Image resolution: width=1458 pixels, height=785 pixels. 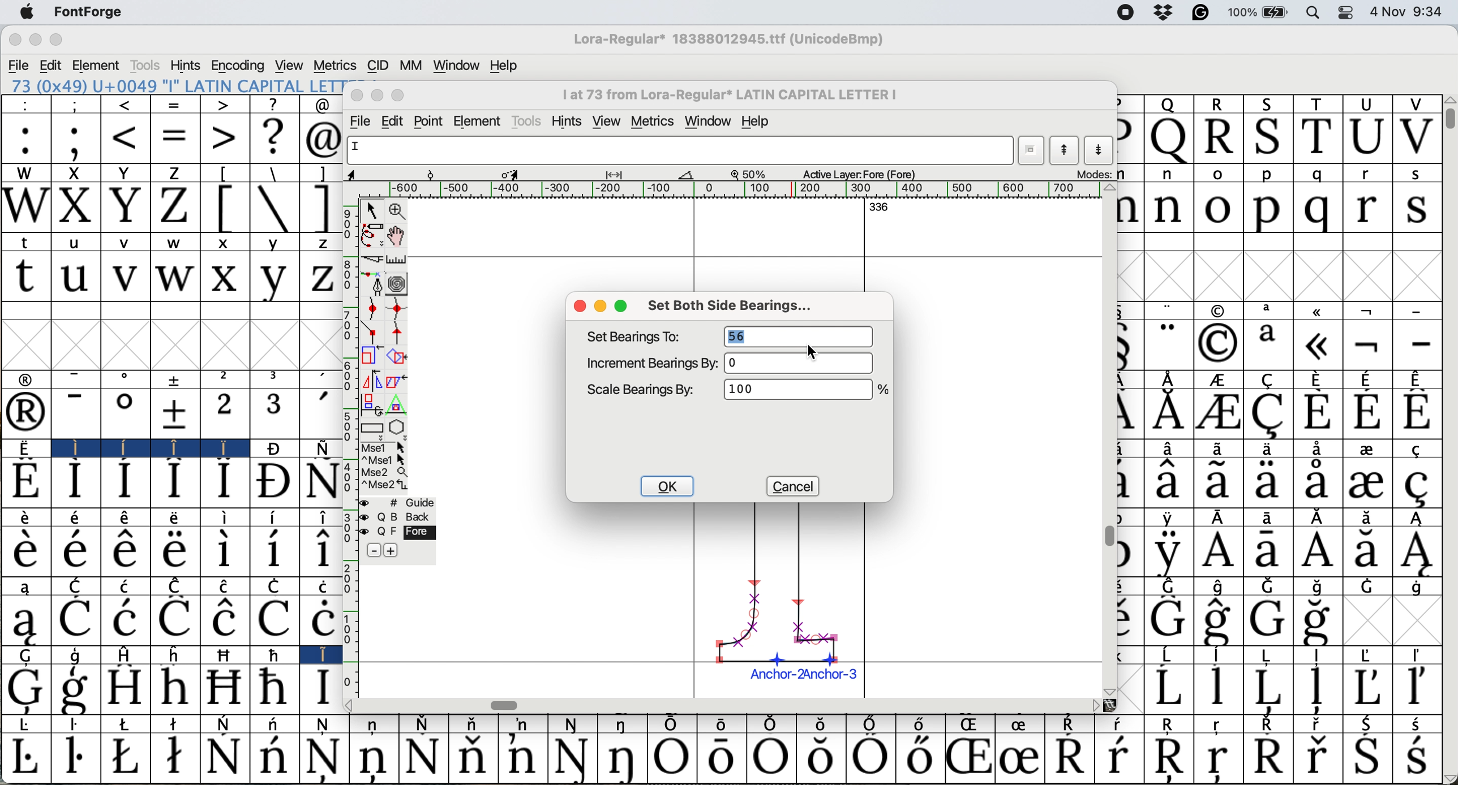 What do you see at coordinates (126, 139) in the screenshot?
I see `<` at bounding box center [126, 139].